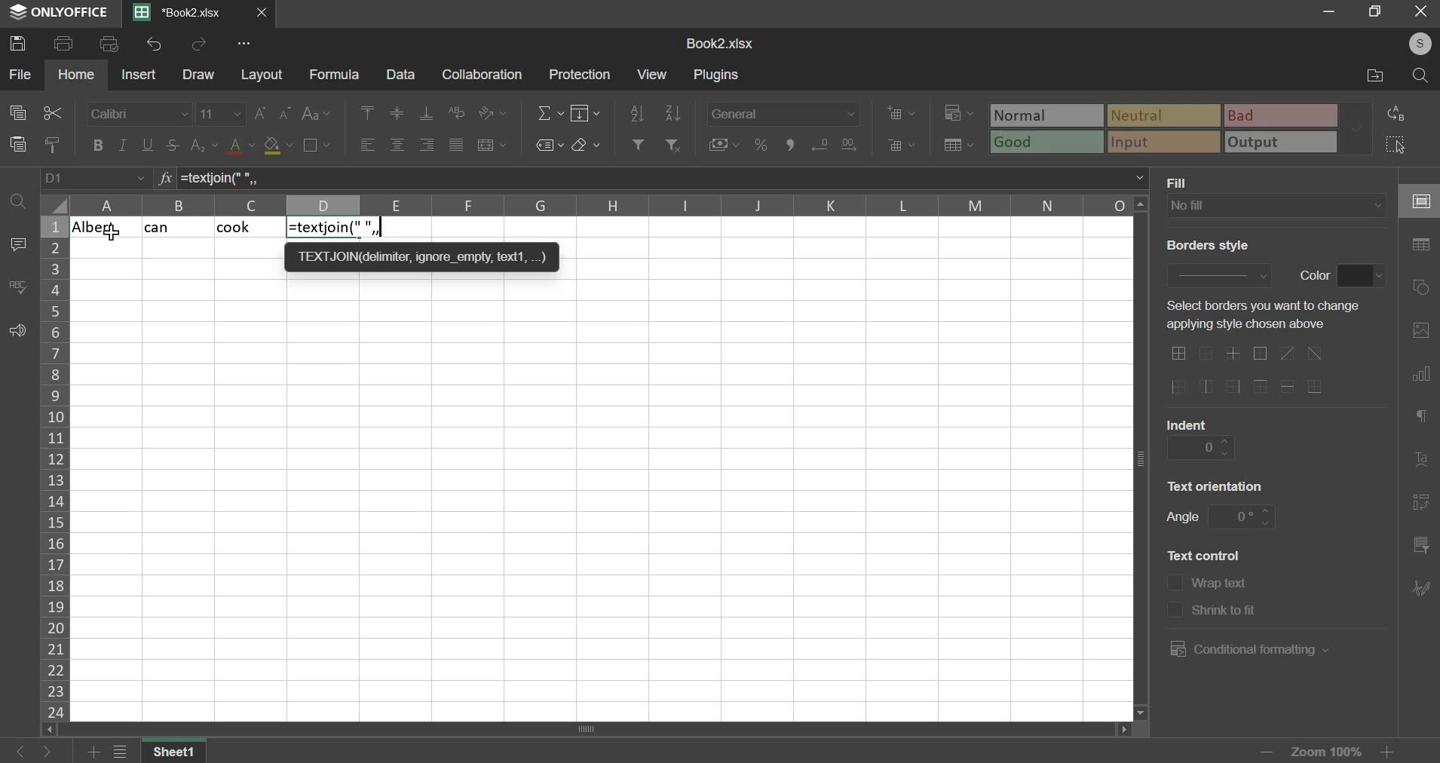 Image resolution: width=1440 pixels, height=763 pixels. What do you see at coordinates (901, 112) in the screenshot?
I see `add cells` at bounding box center [901, 112].